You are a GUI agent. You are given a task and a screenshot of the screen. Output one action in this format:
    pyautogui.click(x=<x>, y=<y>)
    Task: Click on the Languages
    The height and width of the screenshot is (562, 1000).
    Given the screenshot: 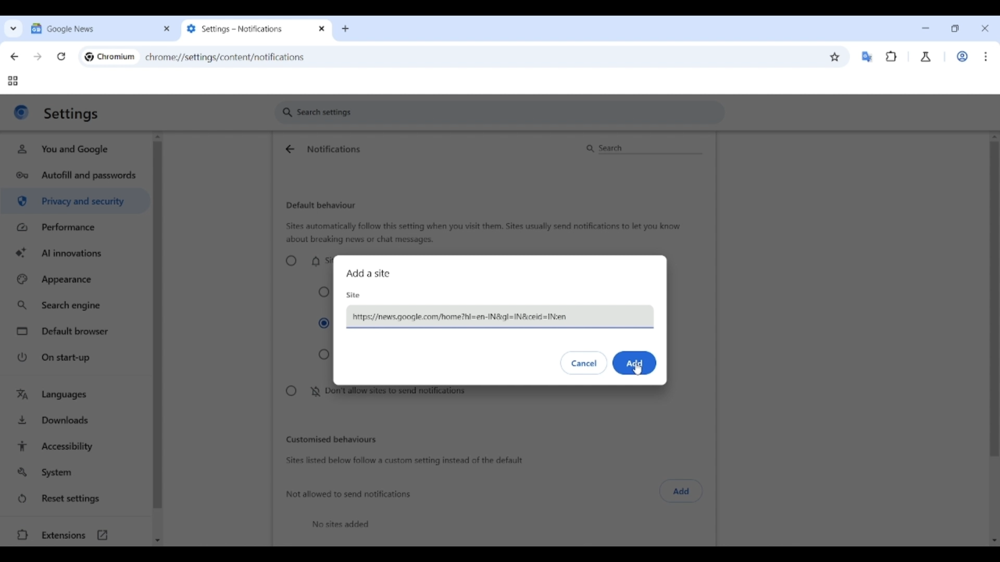 What is the action you would take?
    pyautogui.click(x=77, y=395)
    